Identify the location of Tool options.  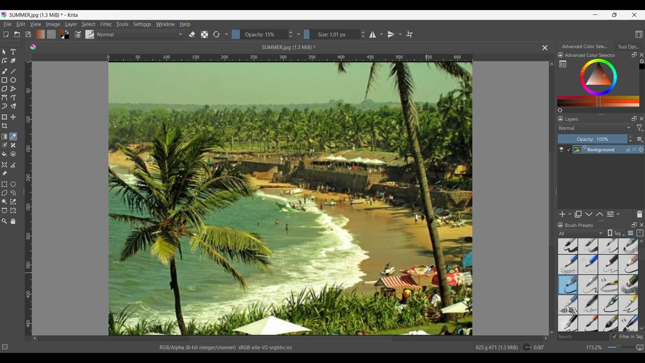
(629, 46).